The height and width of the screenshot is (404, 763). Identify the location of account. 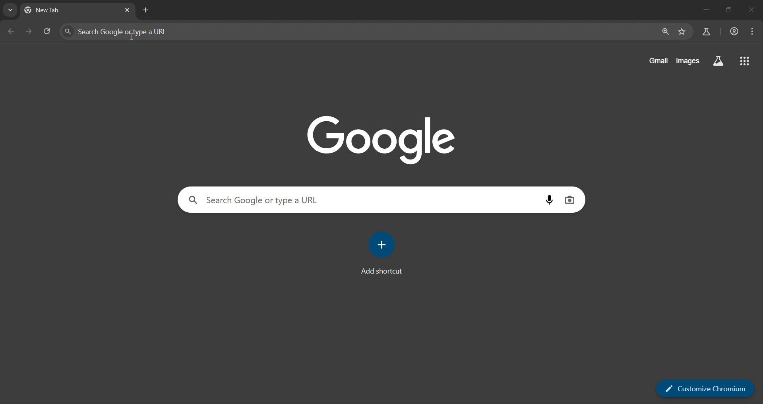
(733, 32).